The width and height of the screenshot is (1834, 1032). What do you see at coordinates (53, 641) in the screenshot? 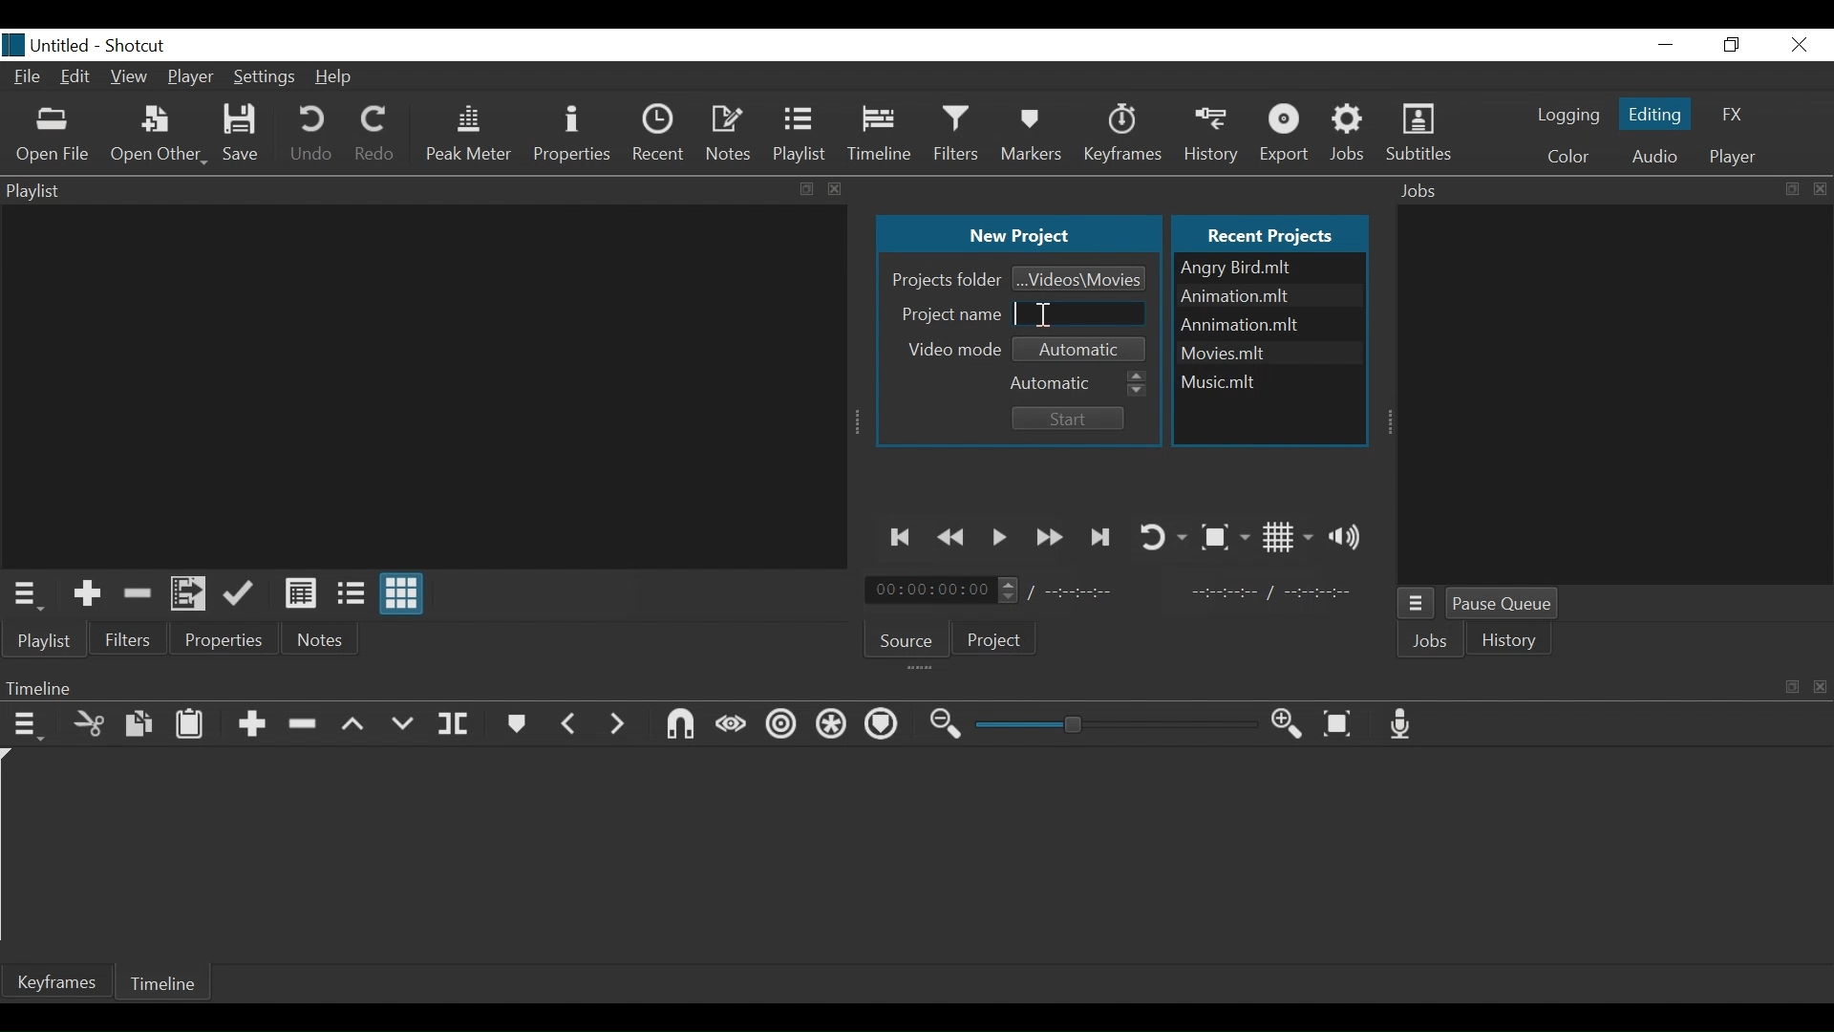
I see `Playlist menu` at bounding box center [53, 641].